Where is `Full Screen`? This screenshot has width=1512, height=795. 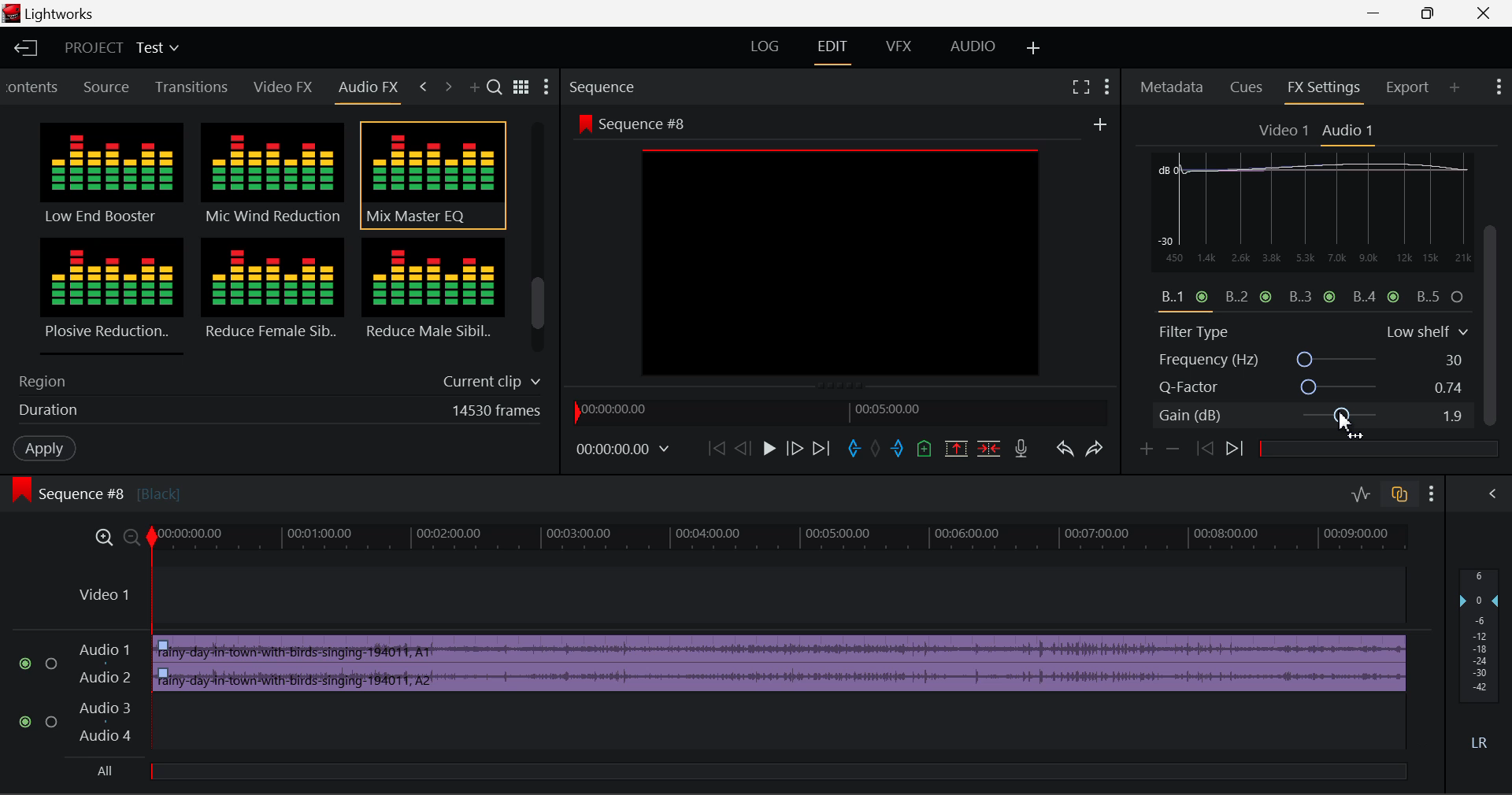
Full Screen is located at coordinates (1080, 87).